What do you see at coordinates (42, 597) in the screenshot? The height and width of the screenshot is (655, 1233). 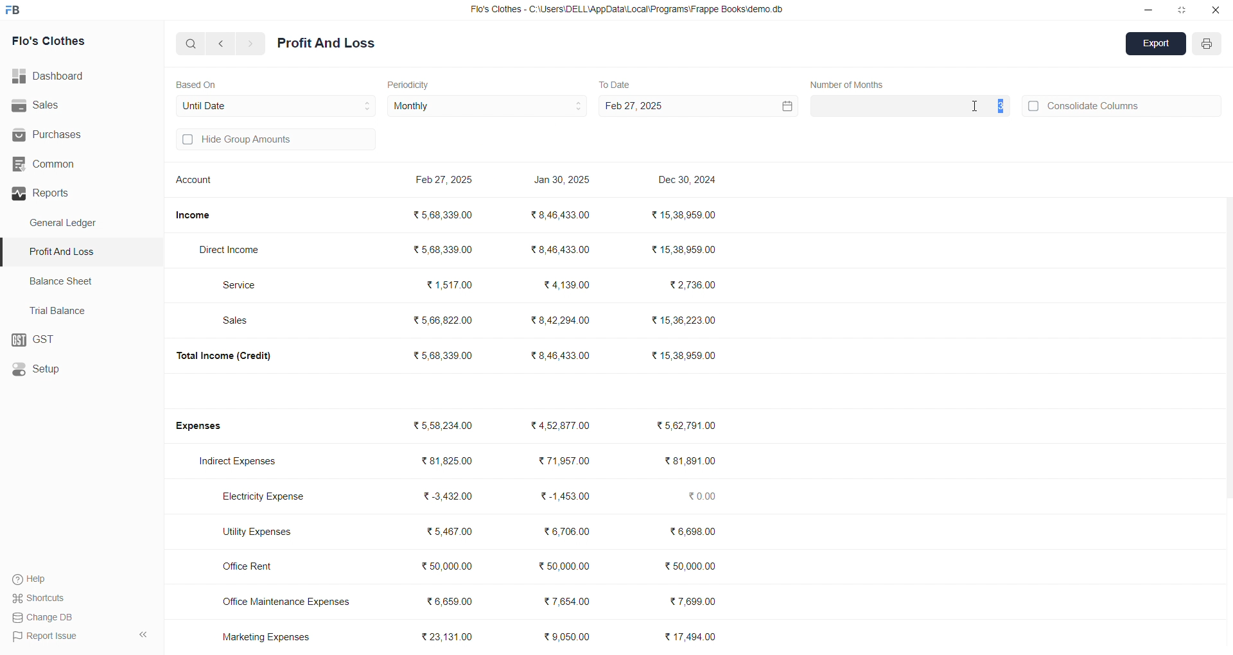 I see `Shortcuts` at bounding box center [42, 597].